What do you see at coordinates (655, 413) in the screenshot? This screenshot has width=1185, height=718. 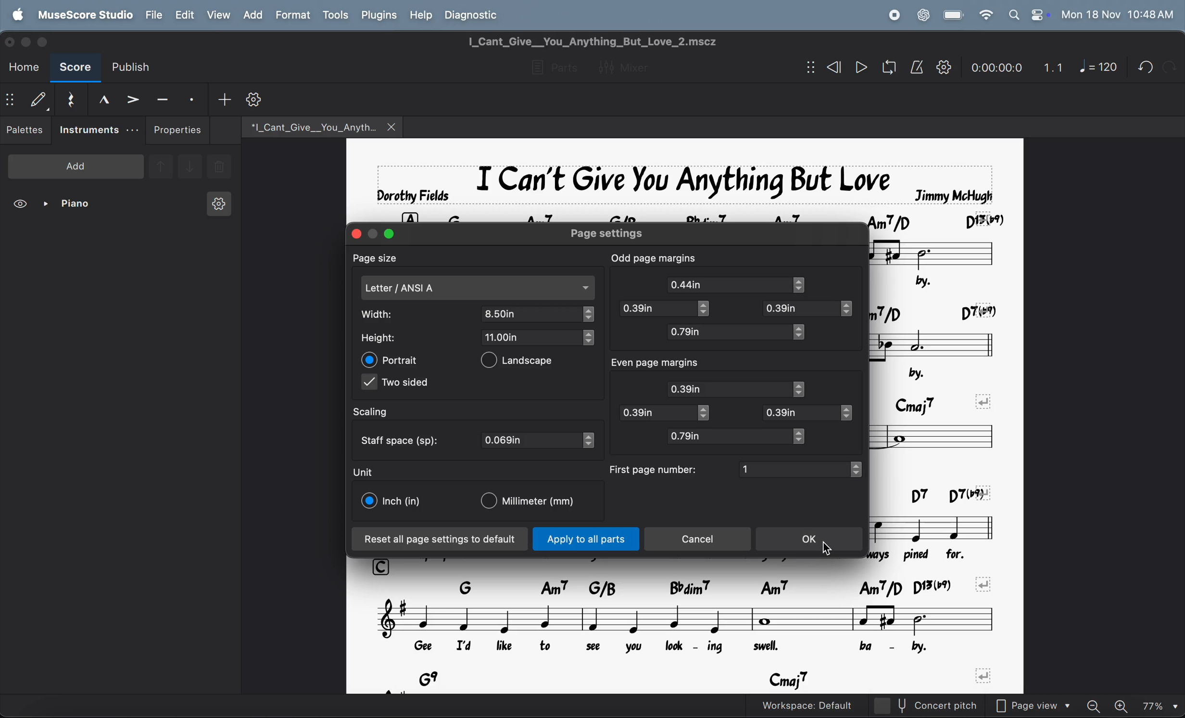 I see `0.39in` at bounding box center [655, 413].